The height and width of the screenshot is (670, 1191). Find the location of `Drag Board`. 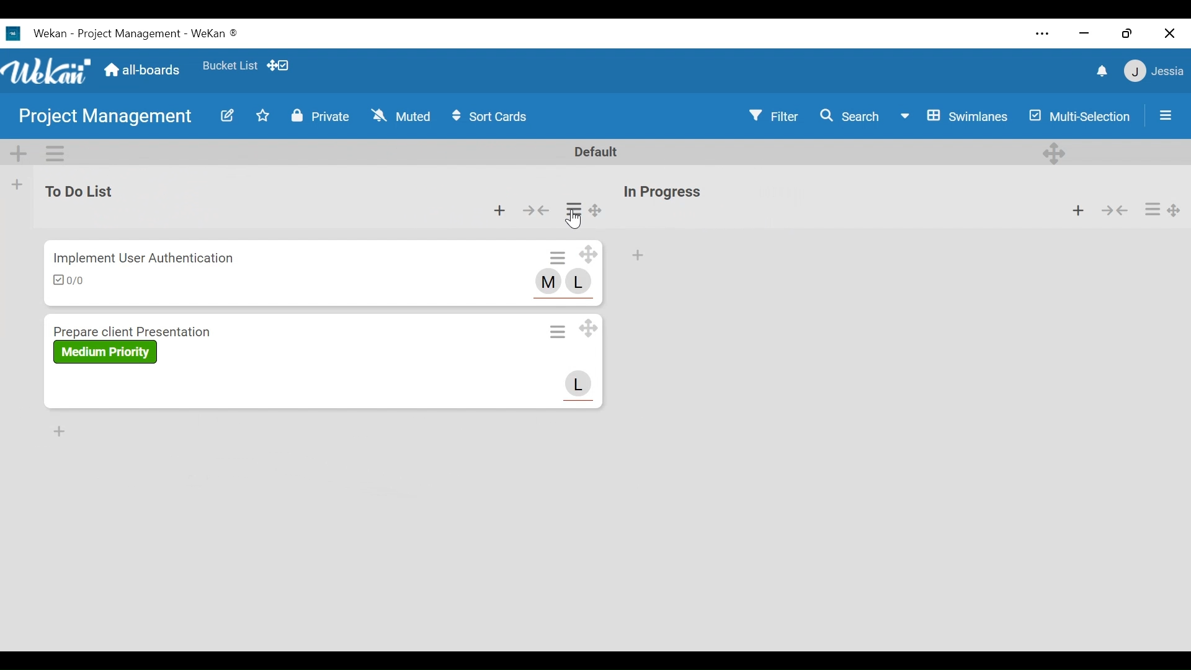

Drag Board is located at coordinates (1175, 210).